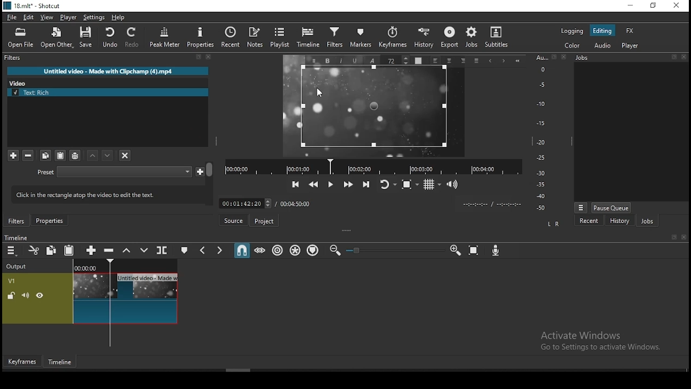  What do you see at coordinates (308, 38) in the screenshot?
I see `timeline` at bounding box center [308, 38].